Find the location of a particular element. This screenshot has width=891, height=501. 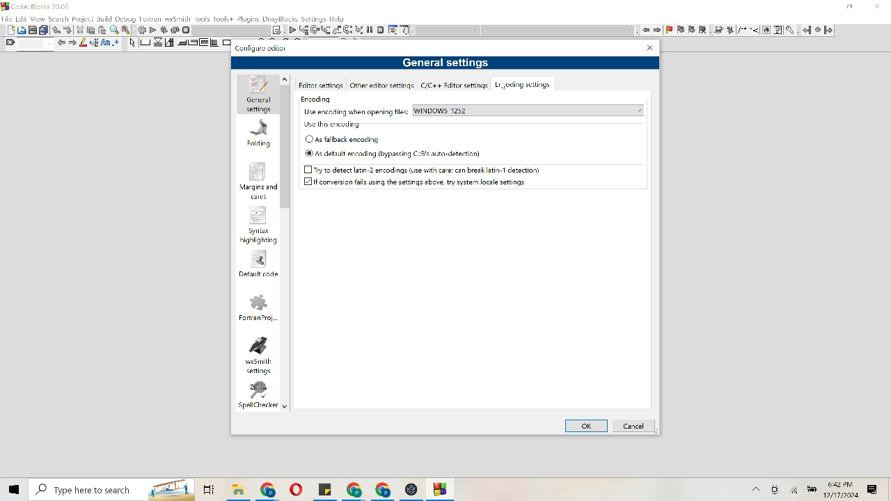

Pause is located at coordinates (817, 31).